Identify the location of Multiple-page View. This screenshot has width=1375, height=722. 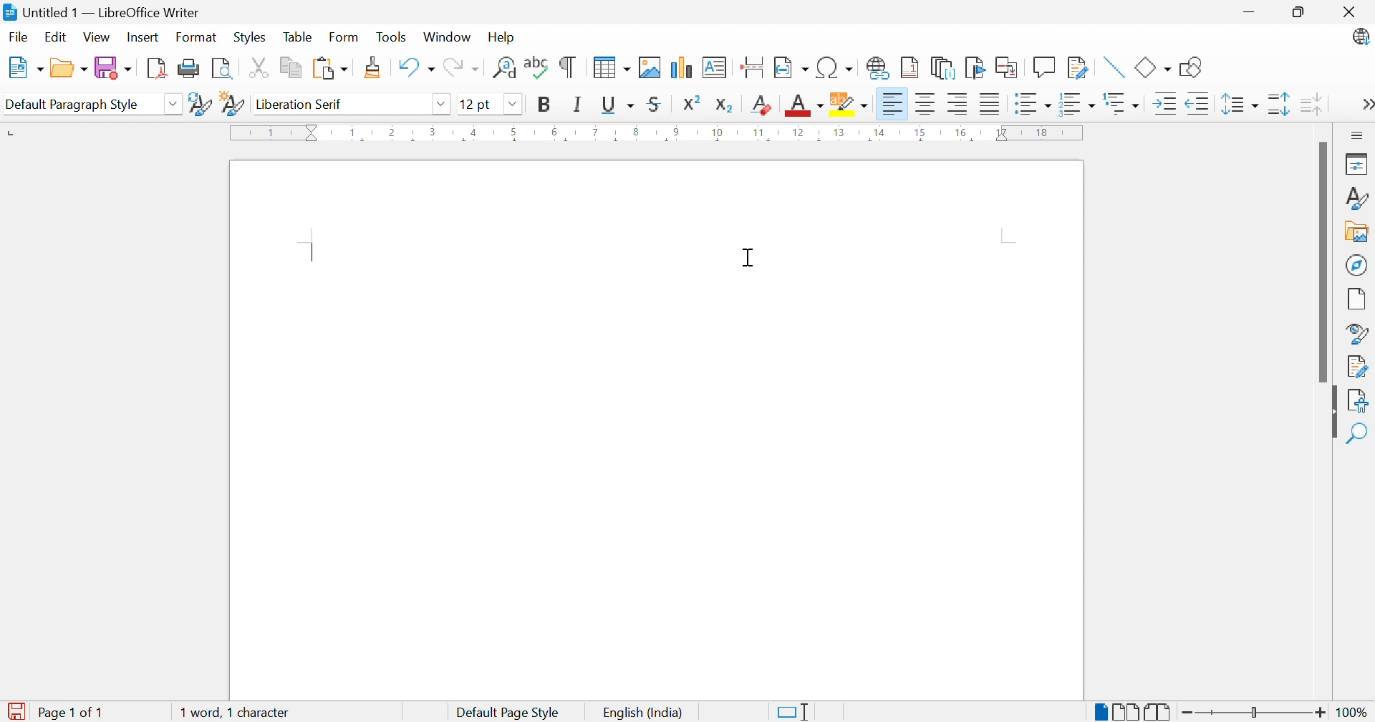
(1128, 710).